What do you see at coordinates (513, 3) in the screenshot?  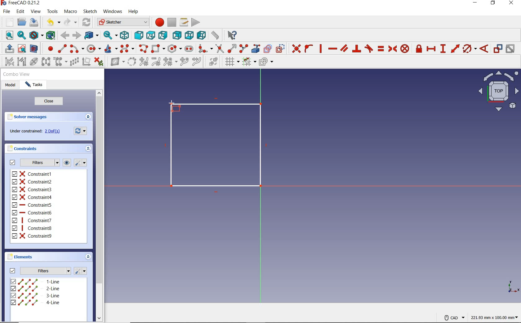 I see `close` at bounding box center [513, 3].